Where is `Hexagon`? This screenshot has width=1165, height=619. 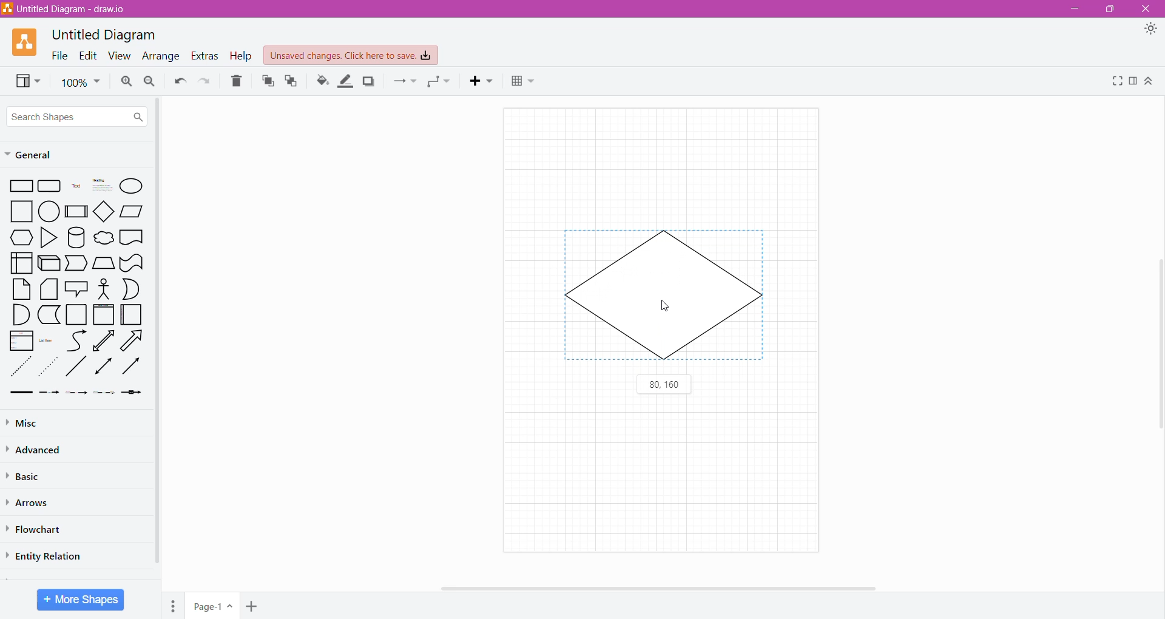 Hexagon is located at coordinates (21, 237).